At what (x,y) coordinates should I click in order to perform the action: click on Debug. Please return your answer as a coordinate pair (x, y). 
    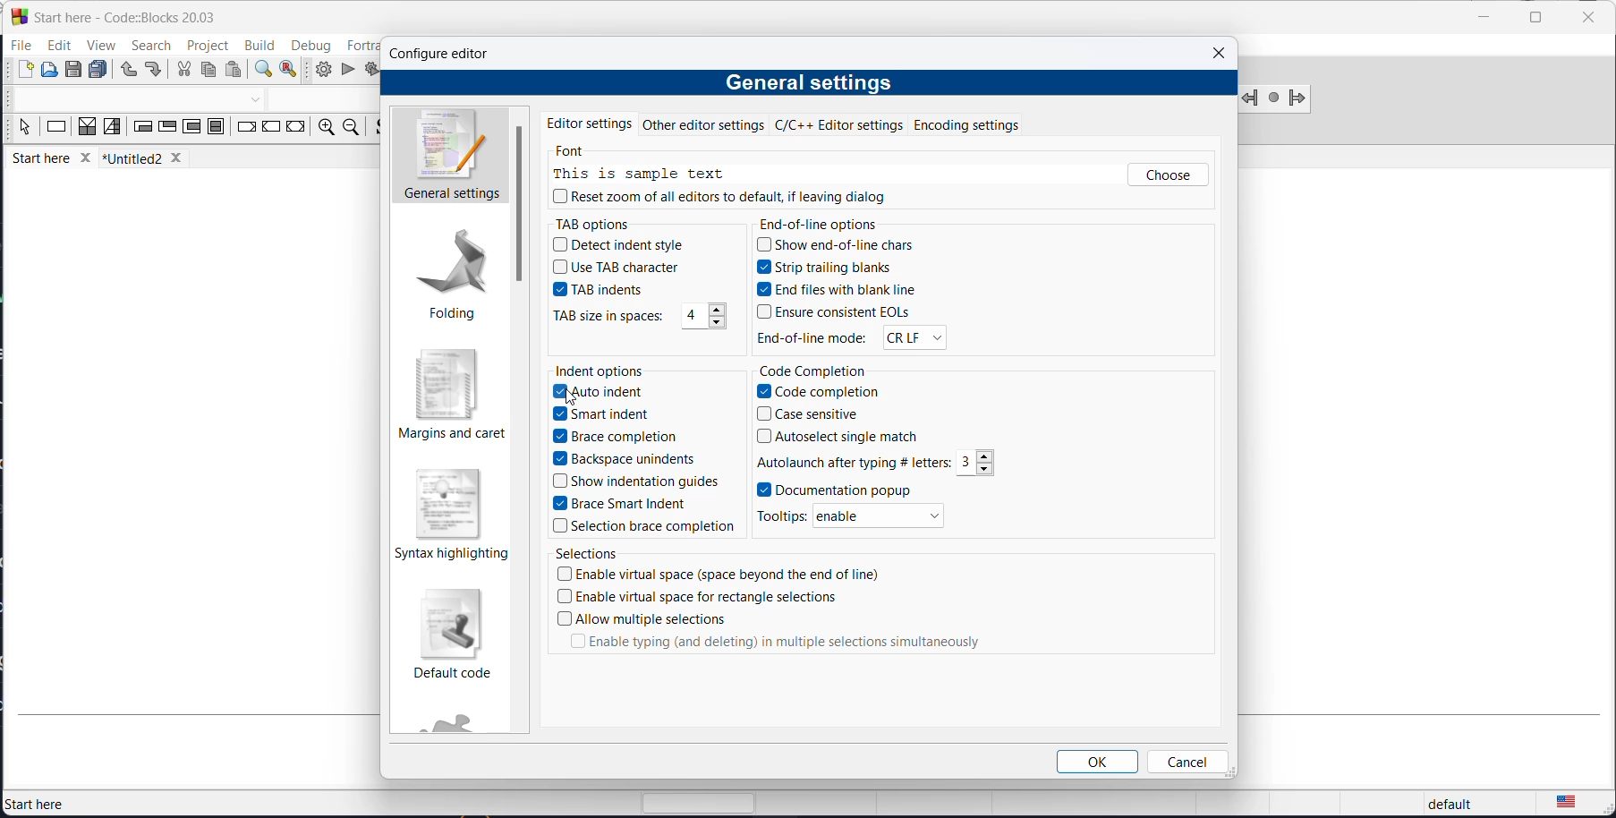
    Looking at the image, I should click on (310, 43).